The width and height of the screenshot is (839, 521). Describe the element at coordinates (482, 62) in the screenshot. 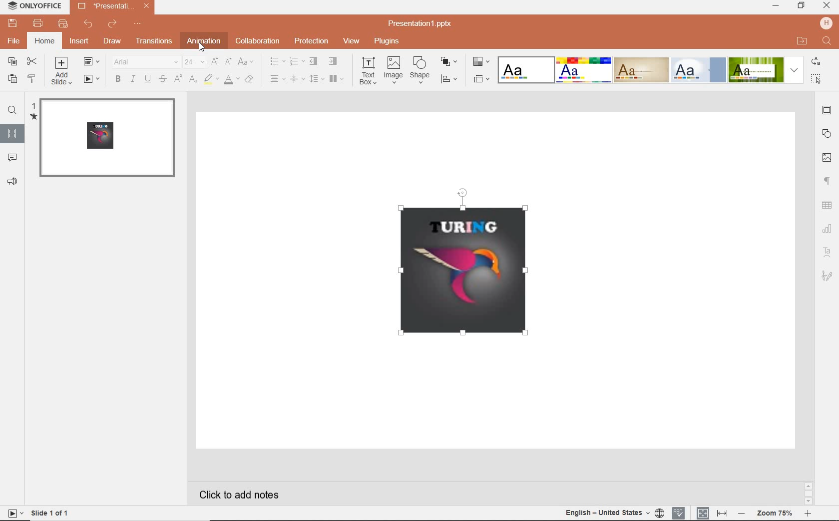

I see `change color theme` at that location.